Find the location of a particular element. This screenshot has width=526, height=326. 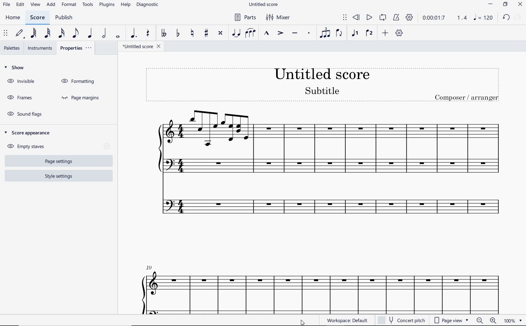

HOME is located at coordinates (13, 17).